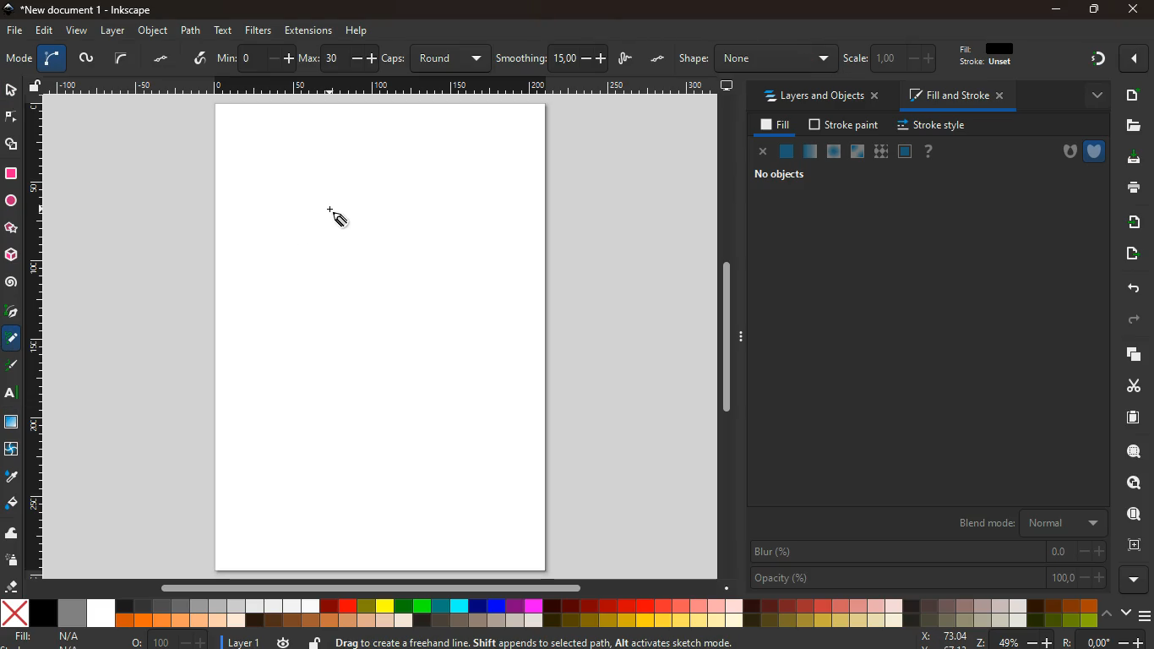  What do you see at coordinates (1064, 154) in the screenshot?
I see `hole` at bounding box center [1064, 154].